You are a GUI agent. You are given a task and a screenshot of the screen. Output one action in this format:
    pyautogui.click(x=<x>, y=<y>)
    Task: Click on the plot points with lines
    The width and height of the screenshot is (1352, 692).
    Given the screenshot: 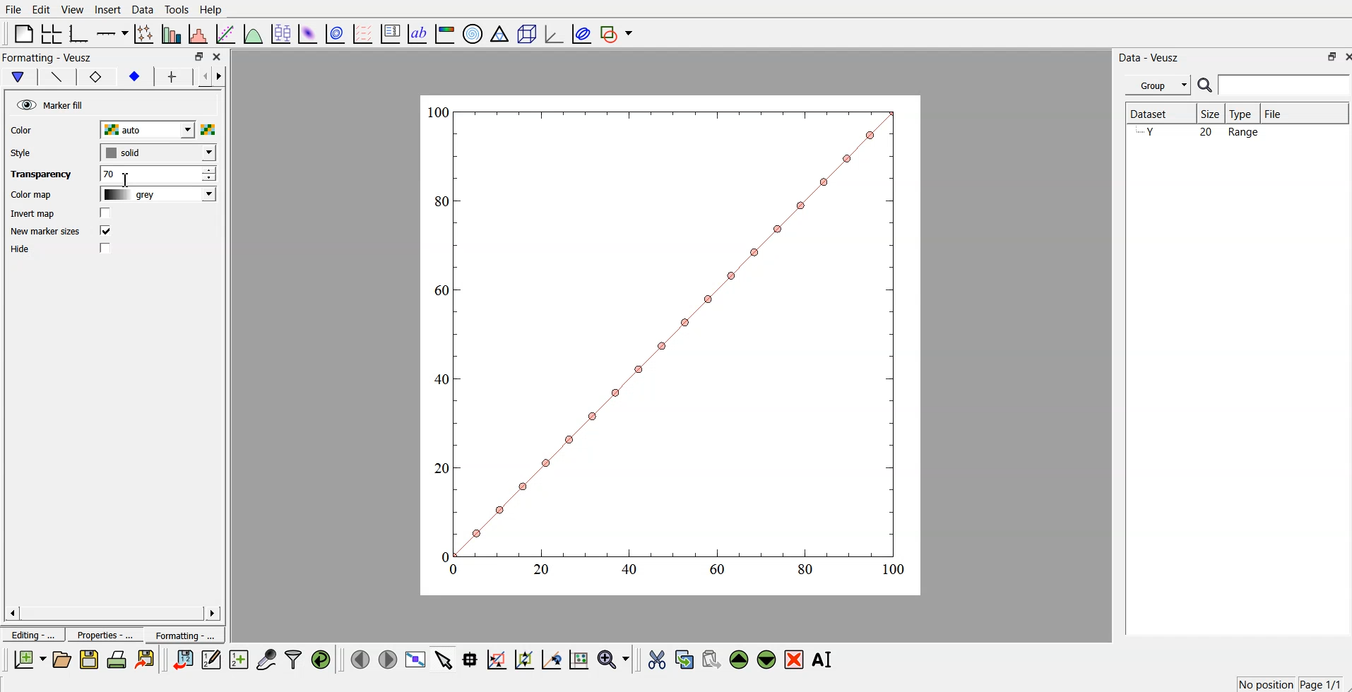 What is the action you would take?
    pyautogui.click(x=145, y=34)
    